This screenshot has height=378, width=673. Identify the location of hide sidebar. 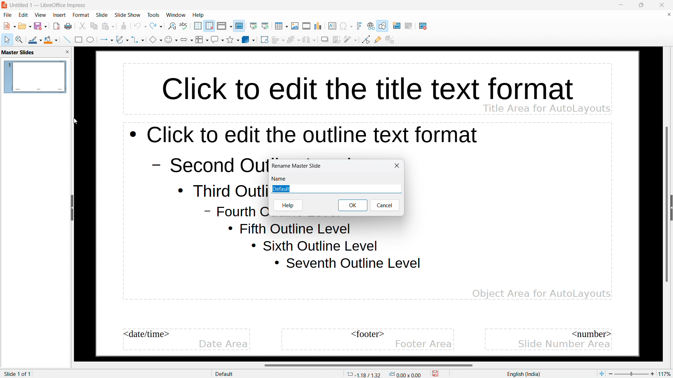
(72, 208).